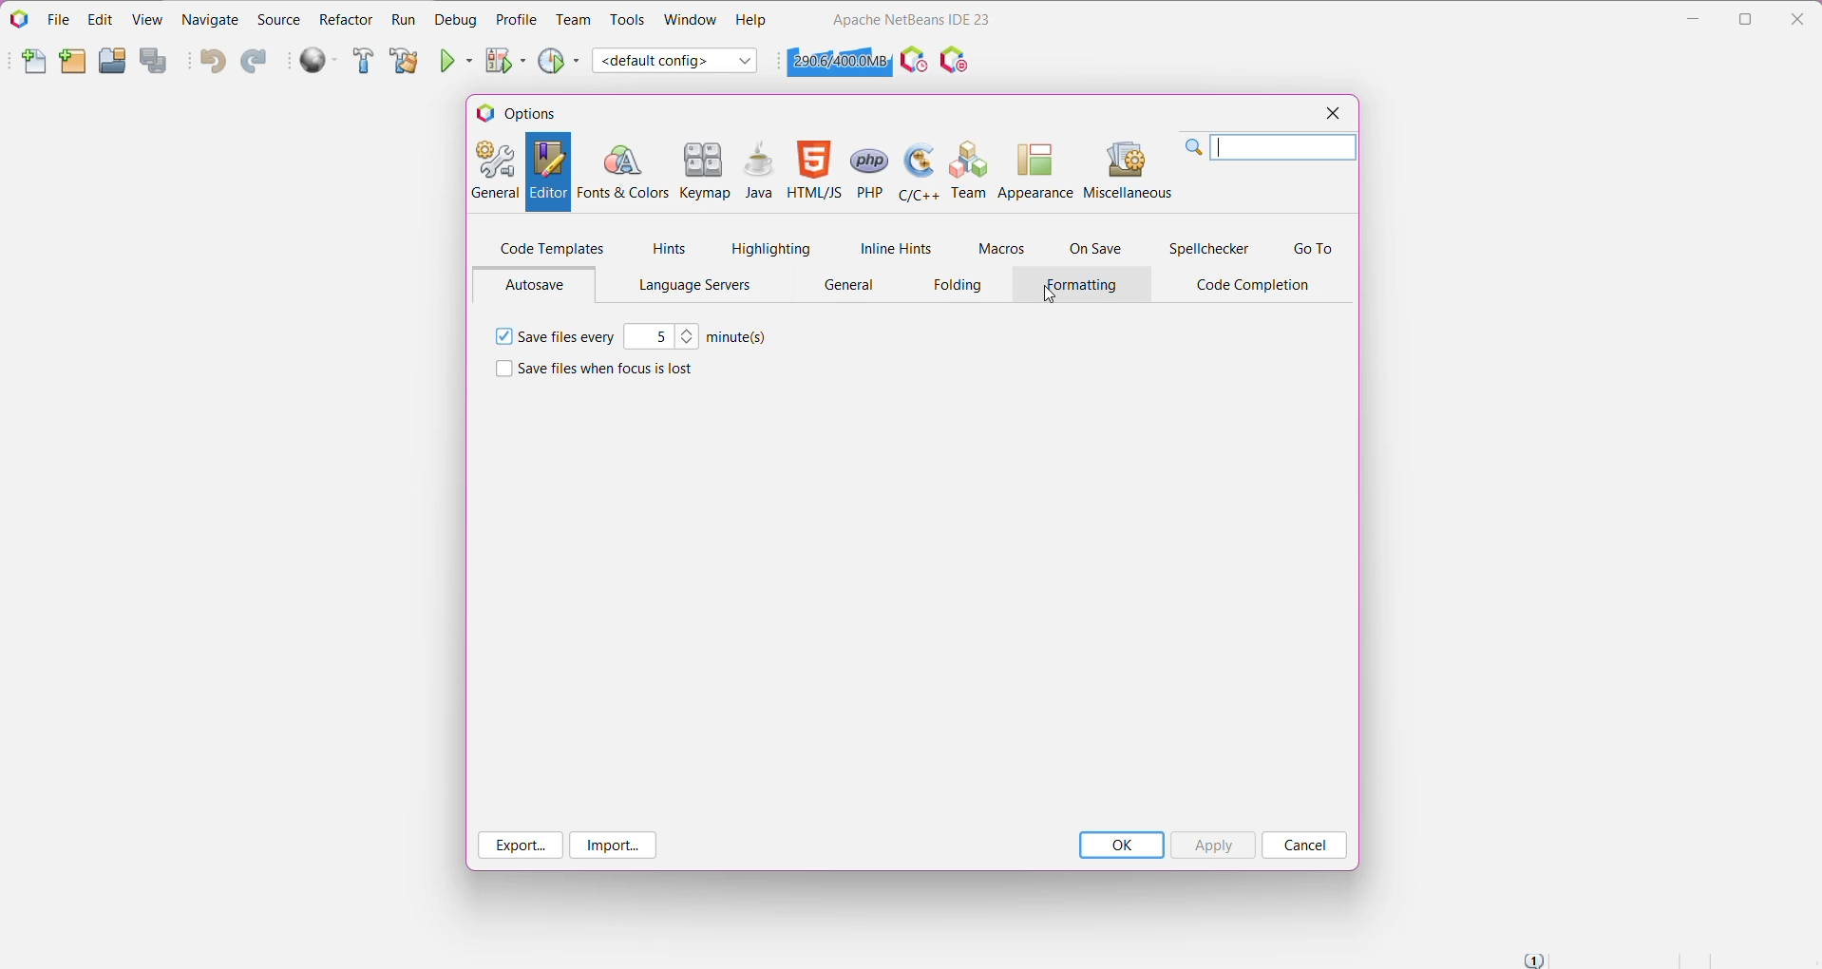  What do you see at coordinates (278, 20) in the screenshot?
I see `Source` at bounding box center [278, 20].